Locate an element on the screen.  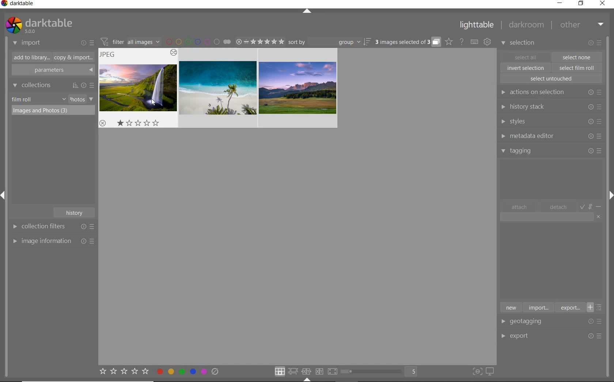
toggle view is located at coordinates (382, 372).